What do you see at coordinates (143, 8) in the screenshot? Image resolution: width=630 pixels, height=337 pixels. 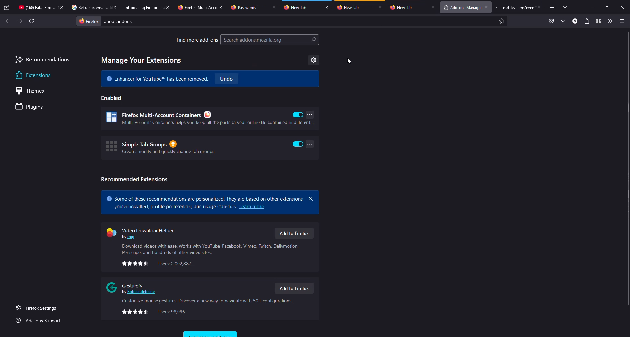 I see `tab` at bounding box center [143, 8].